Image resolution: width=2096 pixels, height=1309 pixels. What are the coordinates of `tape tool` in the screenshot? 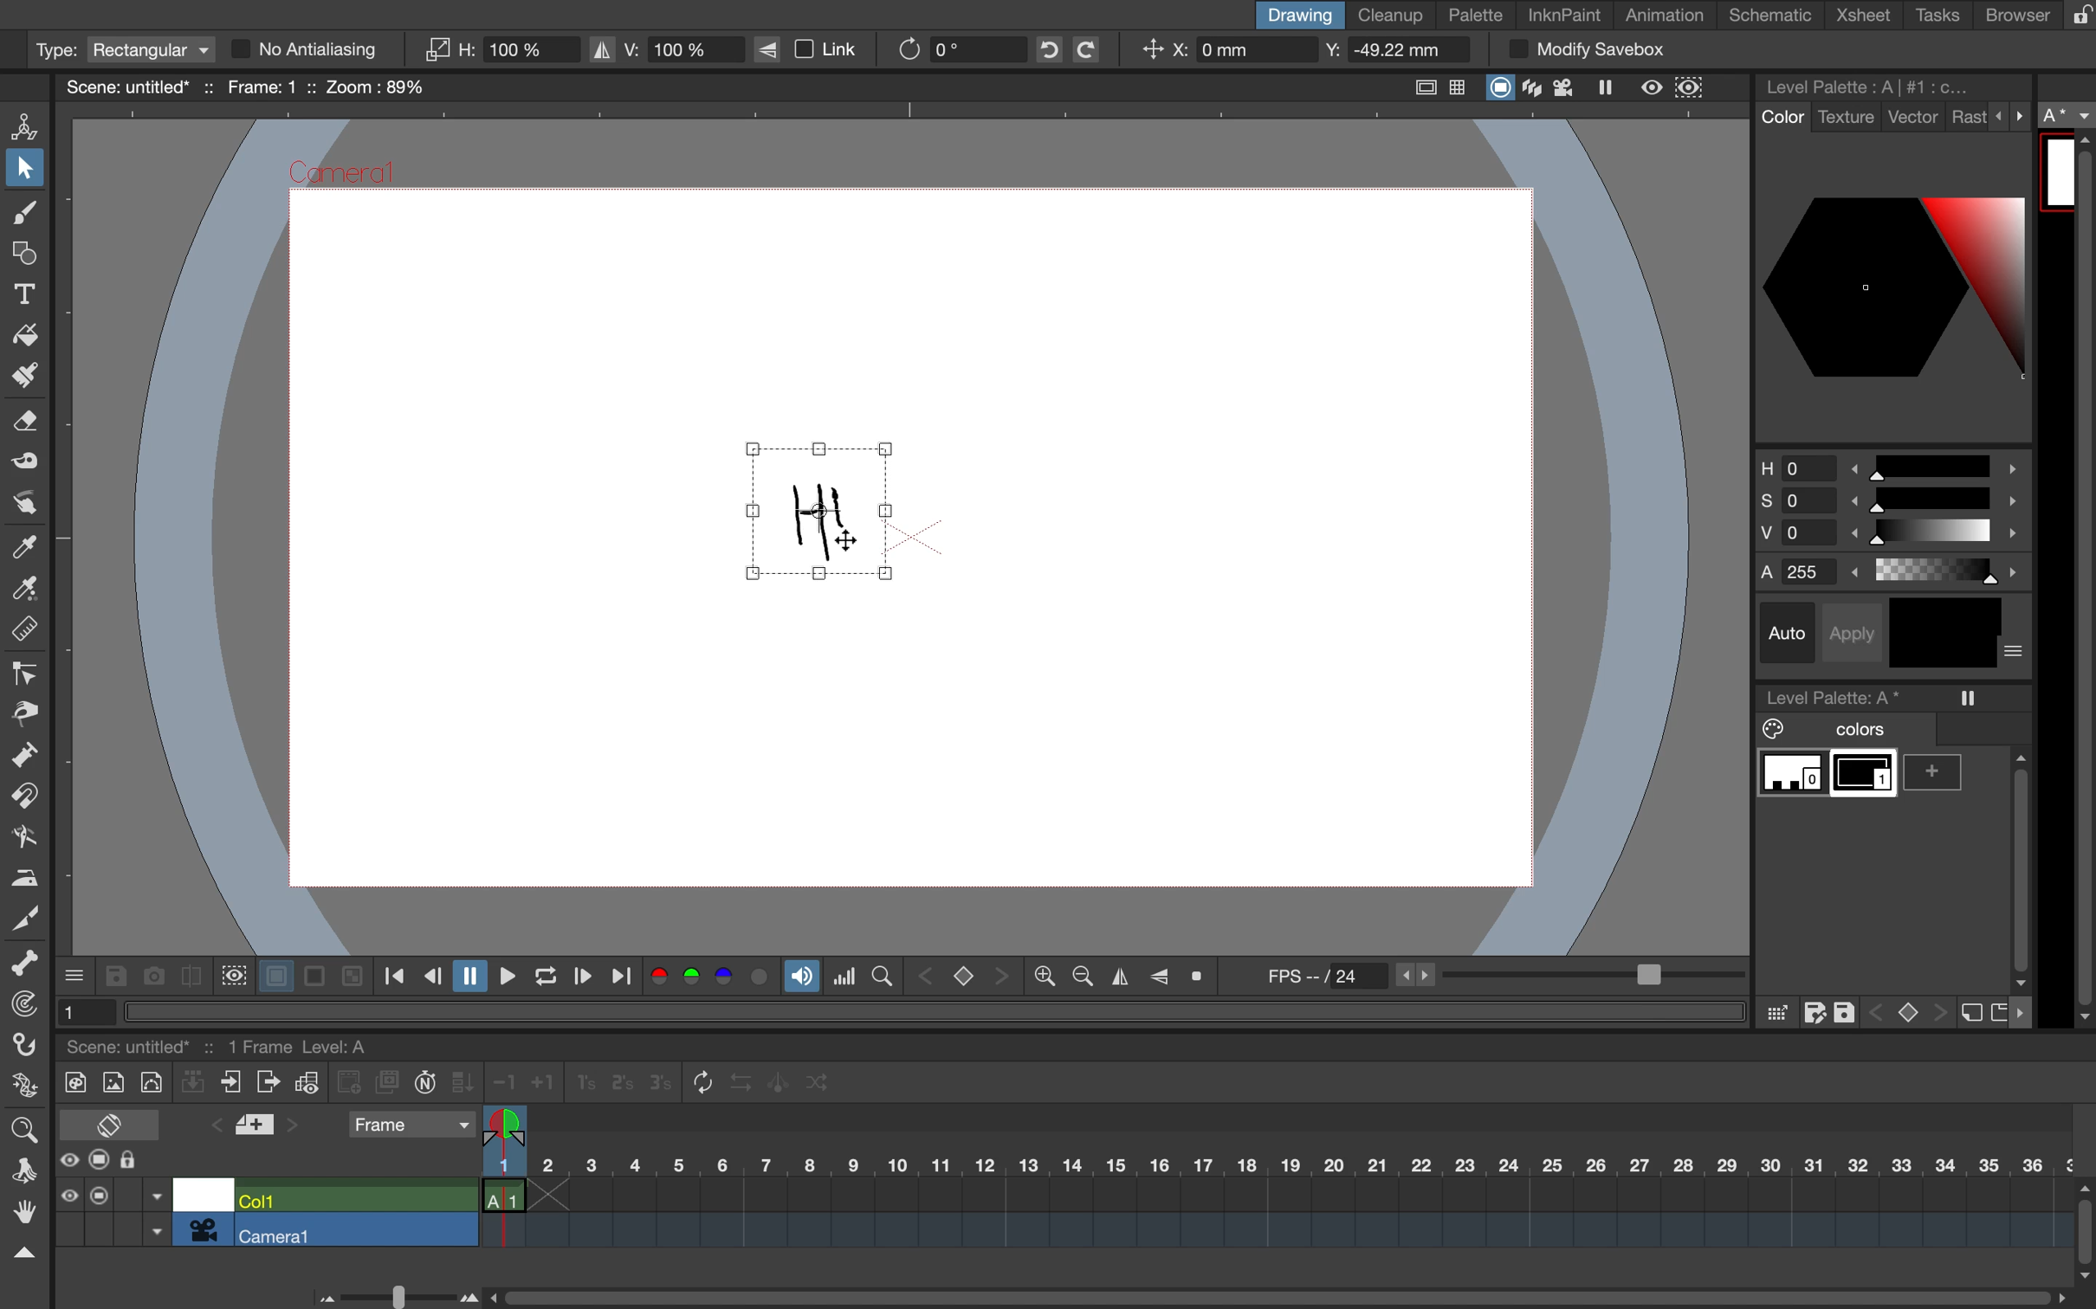 It's located at (21, 464).